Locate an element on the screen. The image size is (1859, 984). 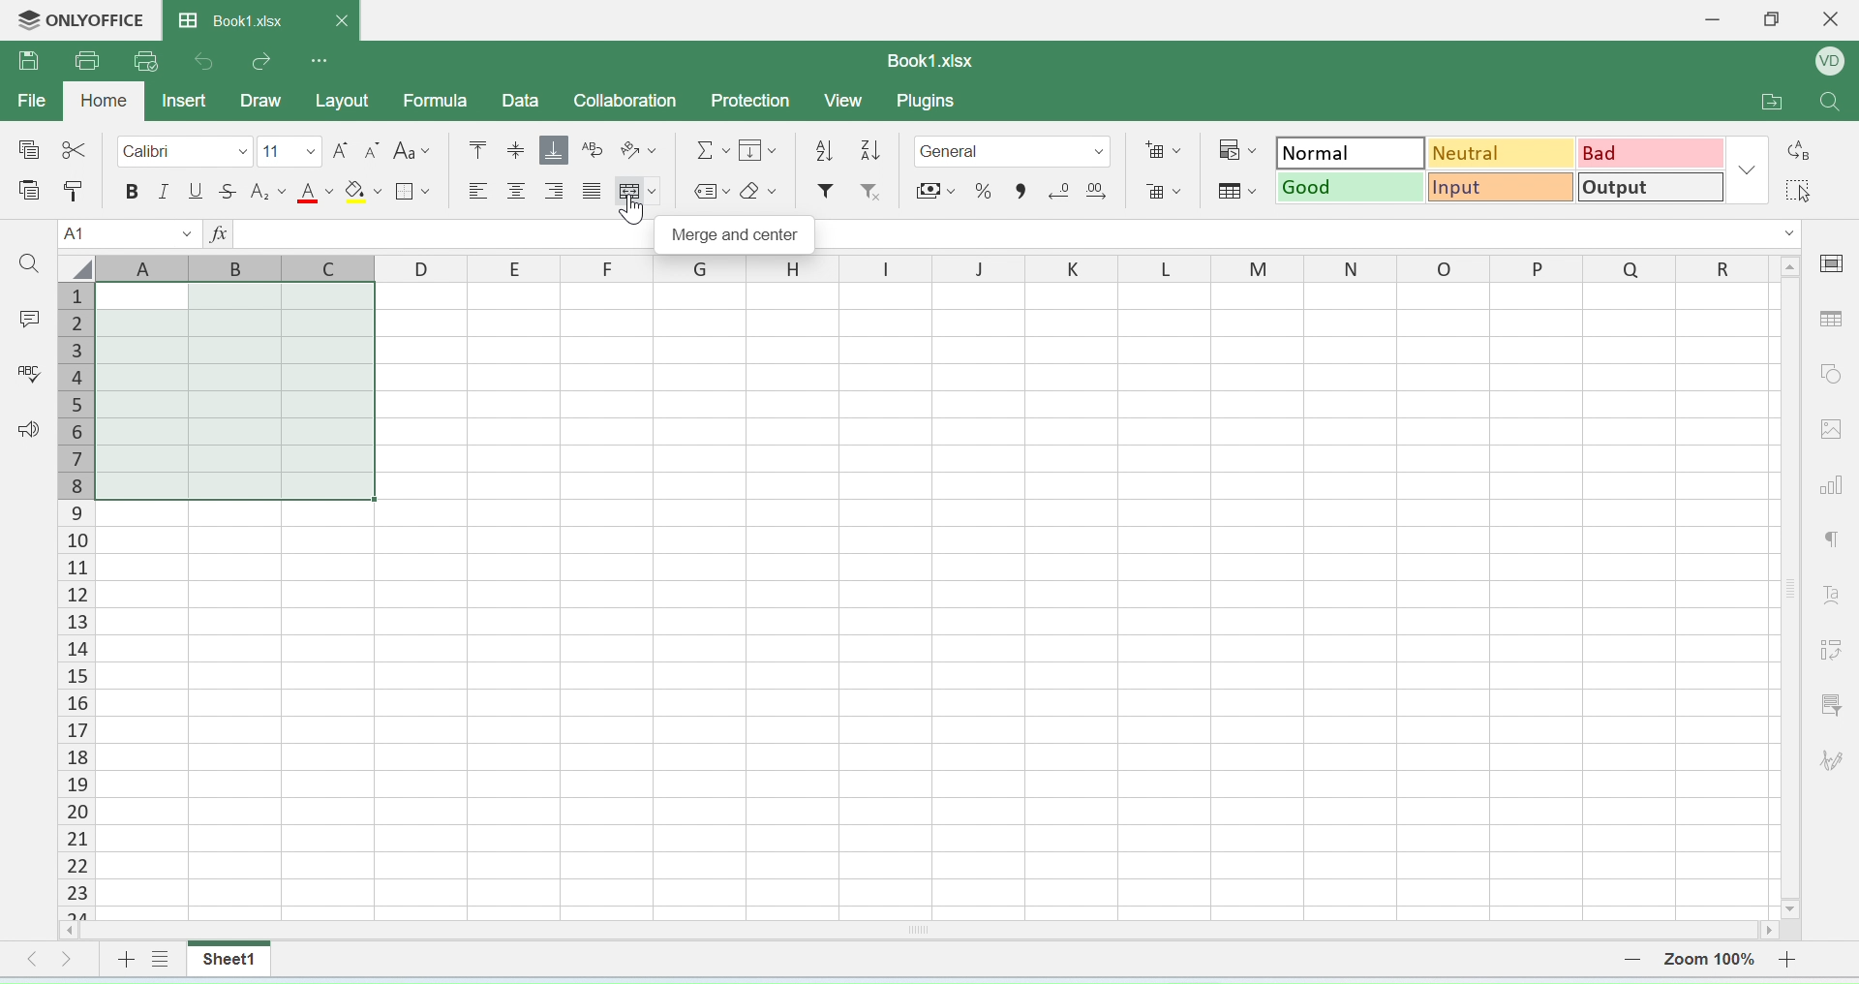
table is located at coordinates (1834, 324).